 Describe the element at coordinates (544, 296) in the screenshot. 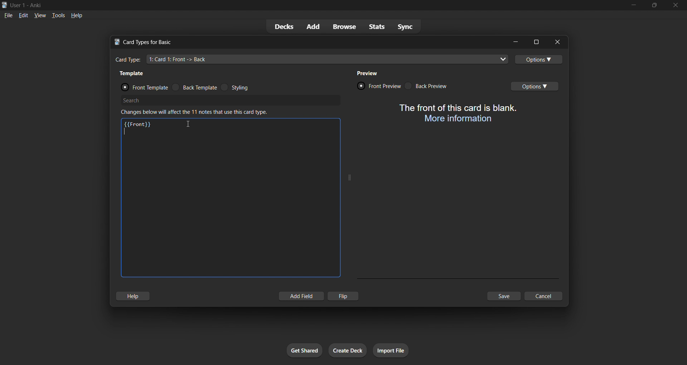

I see `cancel` at that location.